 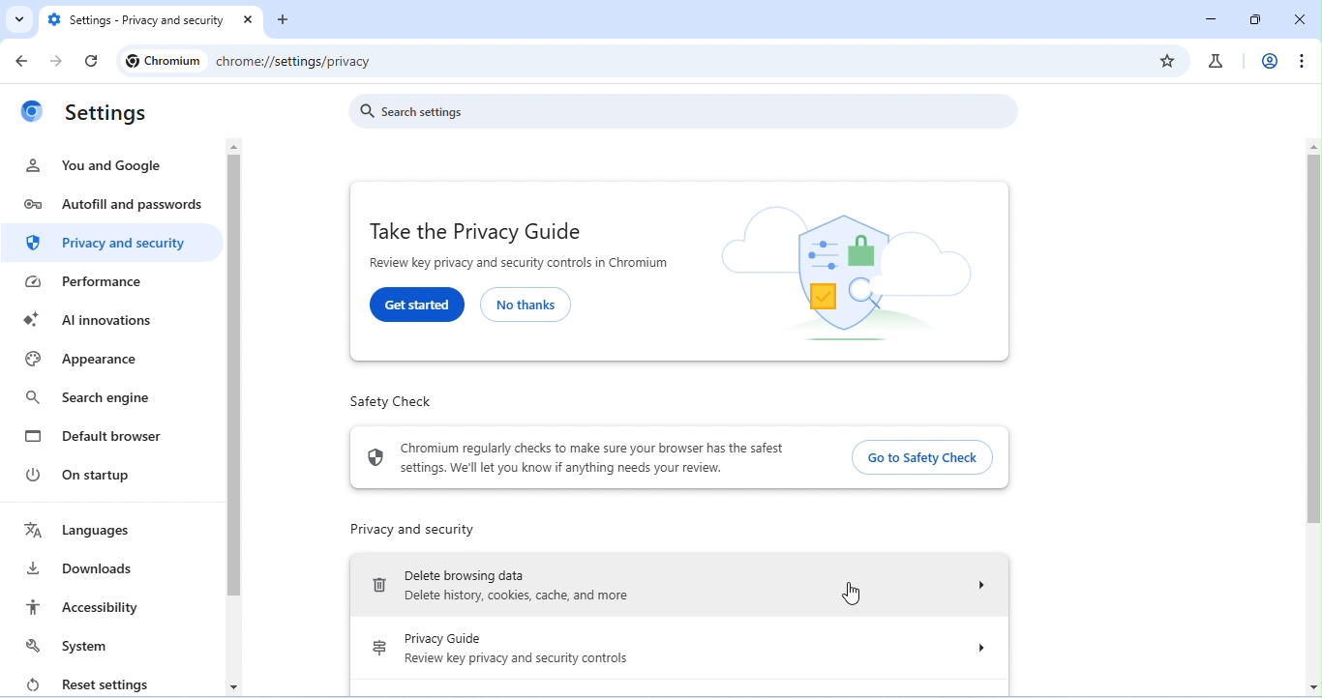 What do you see at coordinates (112, 245) in the screenshot?
I see `privacy and secuirity` at bounding box center [112, 245].